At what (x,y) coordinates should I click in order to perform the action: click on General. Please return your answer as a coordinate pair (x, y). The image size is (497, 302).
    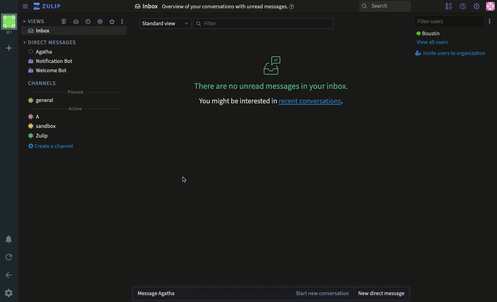
    Looking at the image, I should click on (41, 101).